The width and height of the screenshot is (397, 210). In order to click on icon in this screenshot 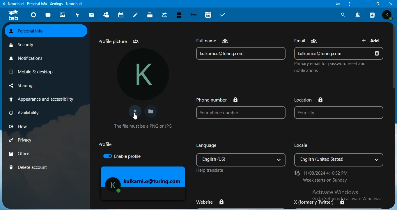, I will do `click(339, 4)`.